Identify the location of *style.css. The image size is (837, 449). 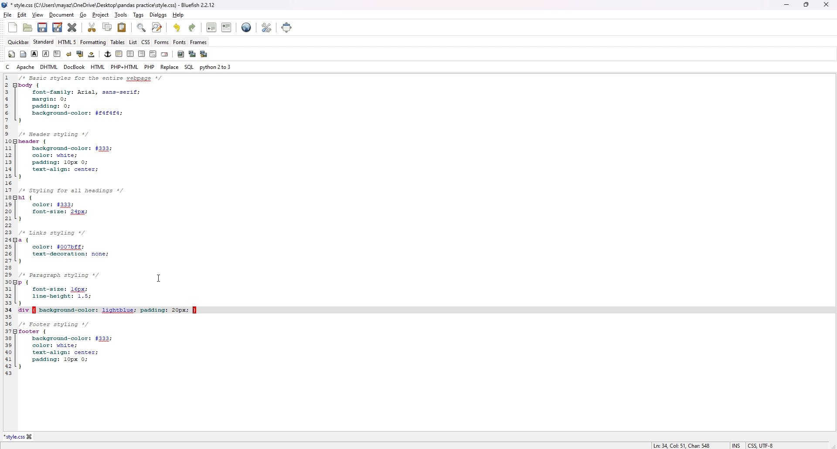
(14, 436).